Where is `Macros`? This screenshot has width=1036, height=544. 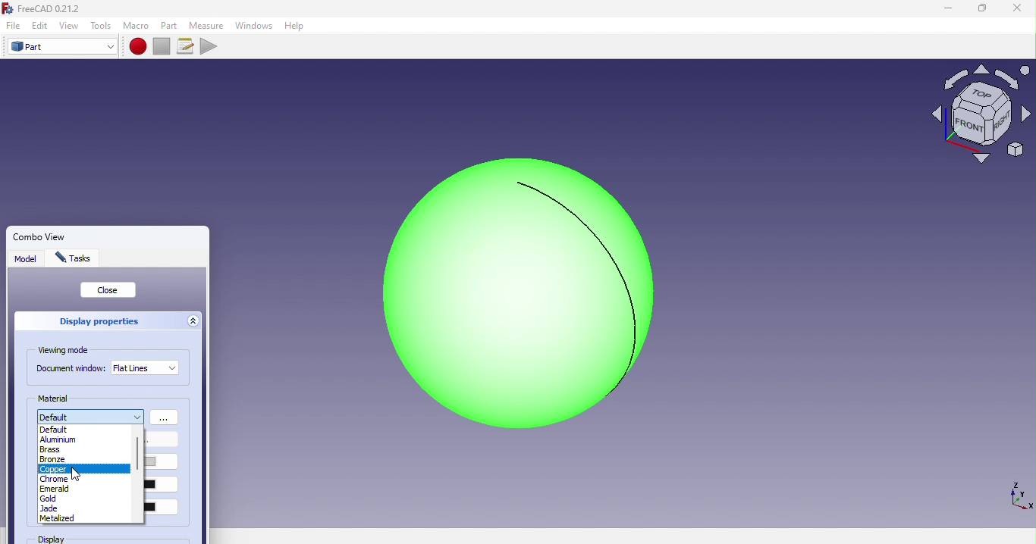 Macros is located at coordinates (187, 46).